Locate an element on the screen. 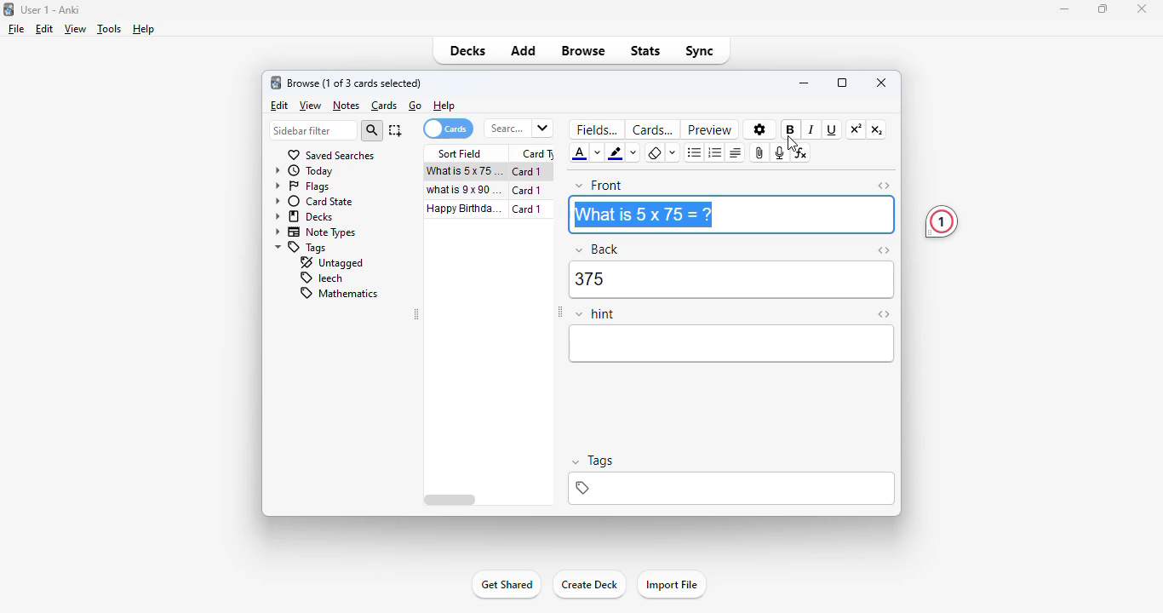  go is located at coordinates (415, 106).